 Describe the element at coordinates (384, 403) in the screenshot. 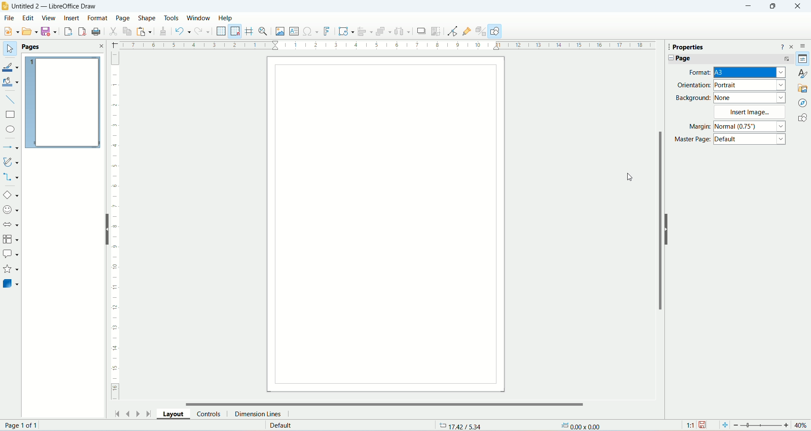

I see `horizontal scroll bar` at that location.